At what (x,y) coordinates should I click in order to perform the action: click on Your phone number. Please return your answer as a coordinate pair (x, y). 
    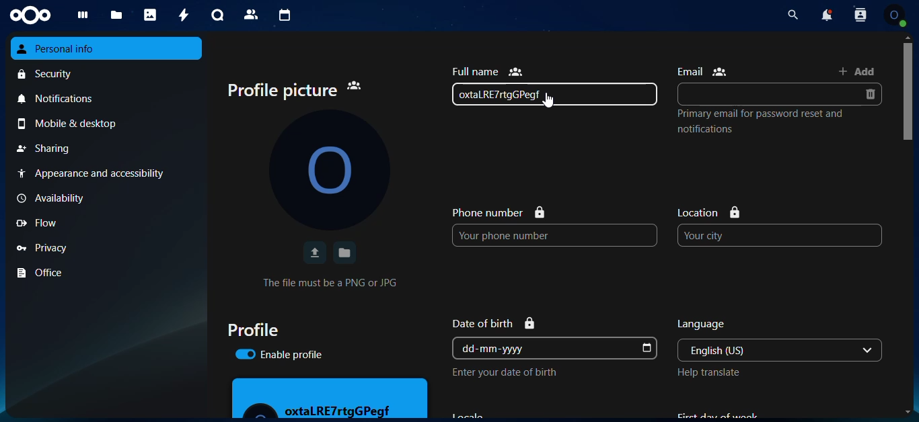
    Looking at the image, I should click on (555, 235).